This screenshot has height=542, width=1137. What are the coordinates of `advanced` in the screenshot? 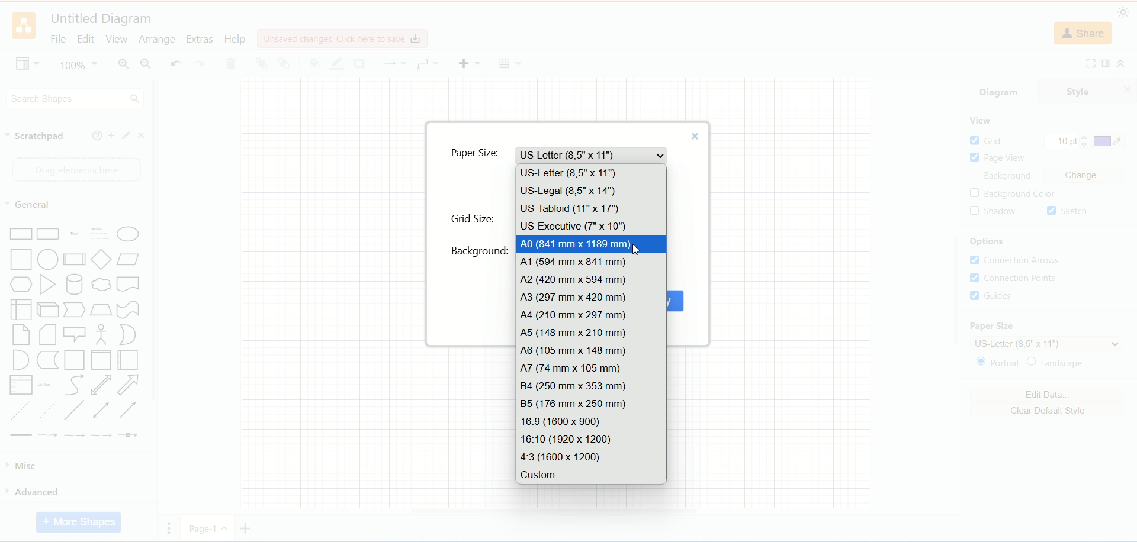 It's located at (72, 492).